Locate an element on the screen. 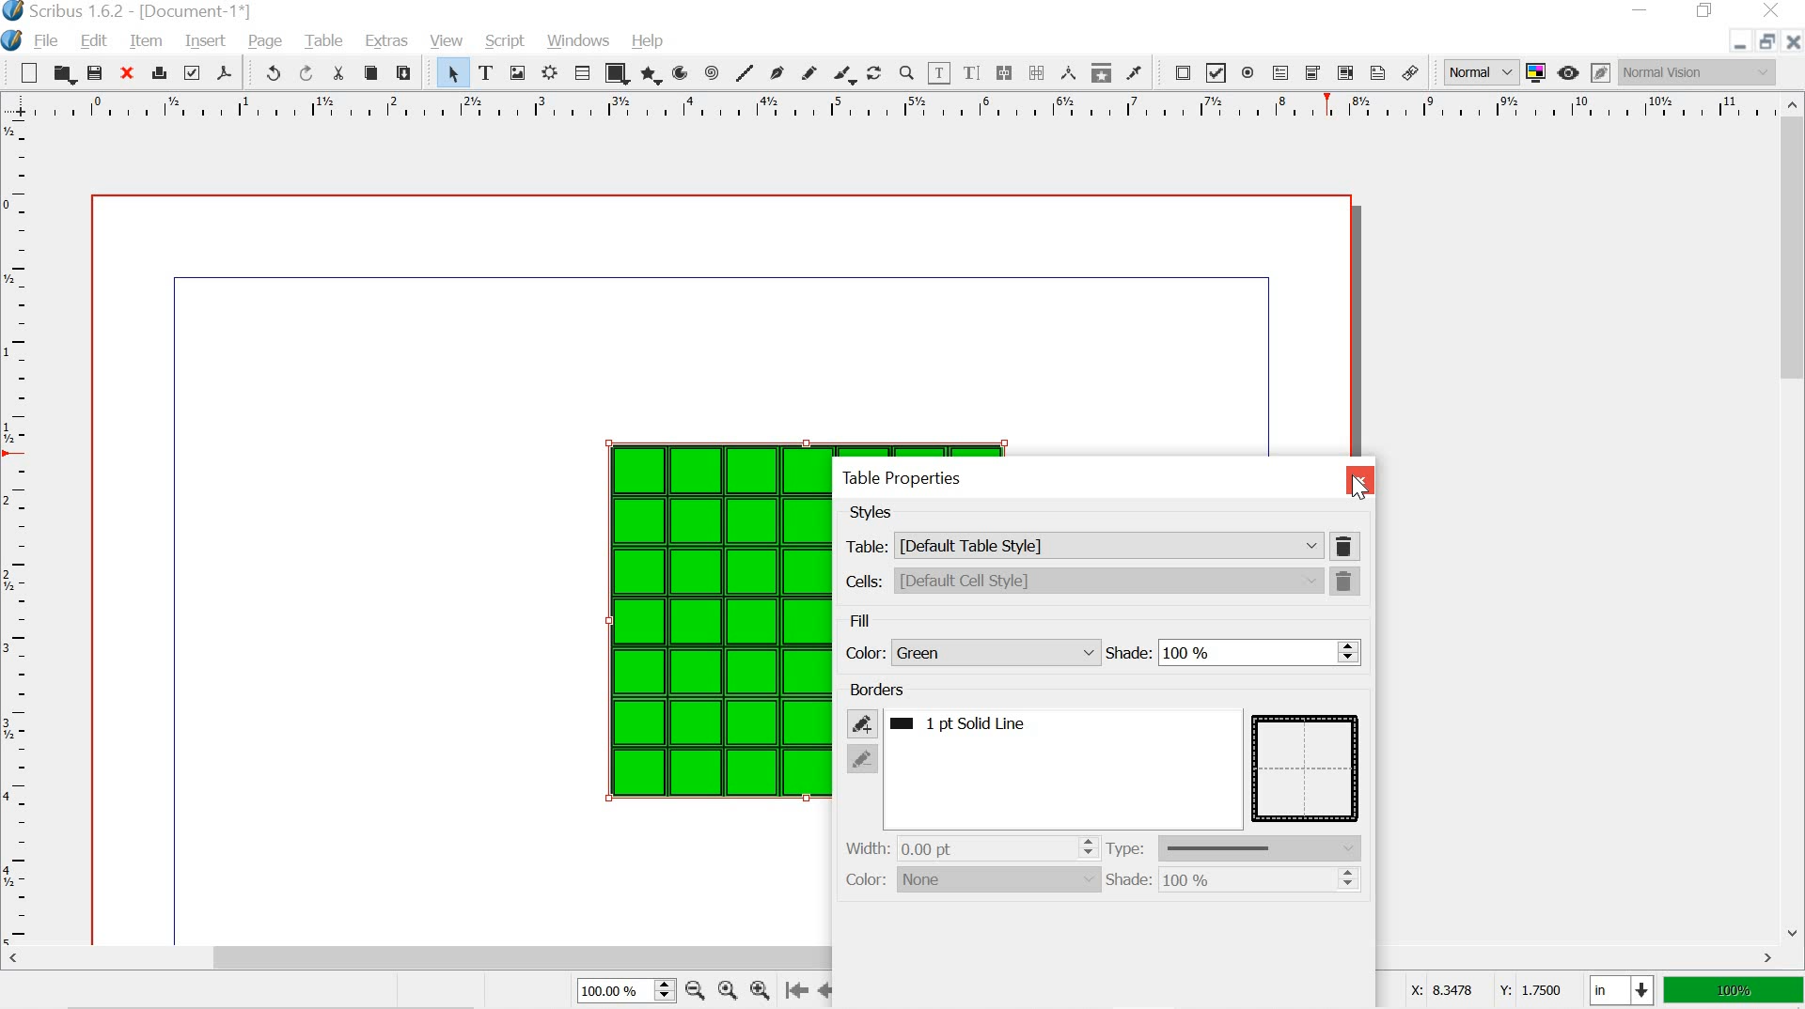 The image size is (1805, 1009). pdf text field is located at coordinates (1279, 72).